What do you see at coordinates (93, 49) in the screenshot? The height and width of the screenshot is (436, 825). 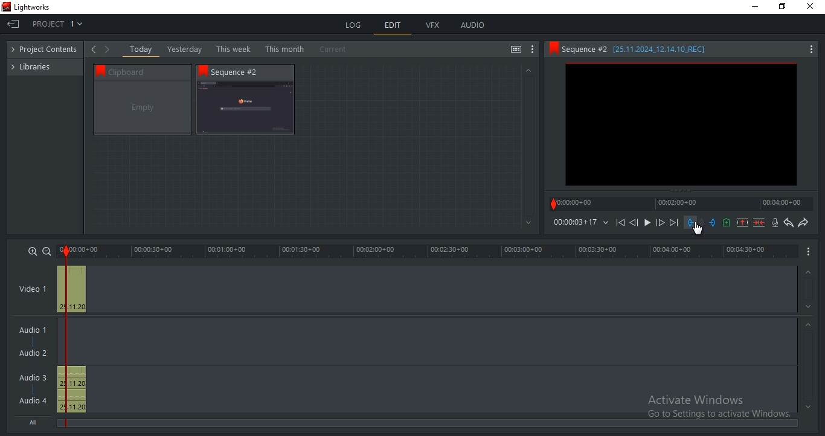 I see `Show options to the left` at bounding box center [93, 49].